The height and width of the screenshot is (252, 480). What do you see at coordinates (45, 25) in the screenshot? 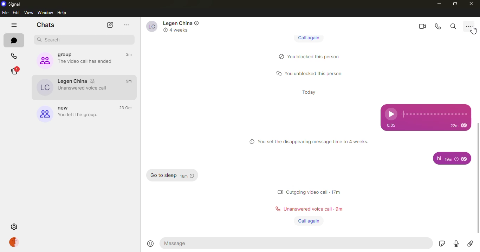
I see `chats` at bounding box center [45, 25].